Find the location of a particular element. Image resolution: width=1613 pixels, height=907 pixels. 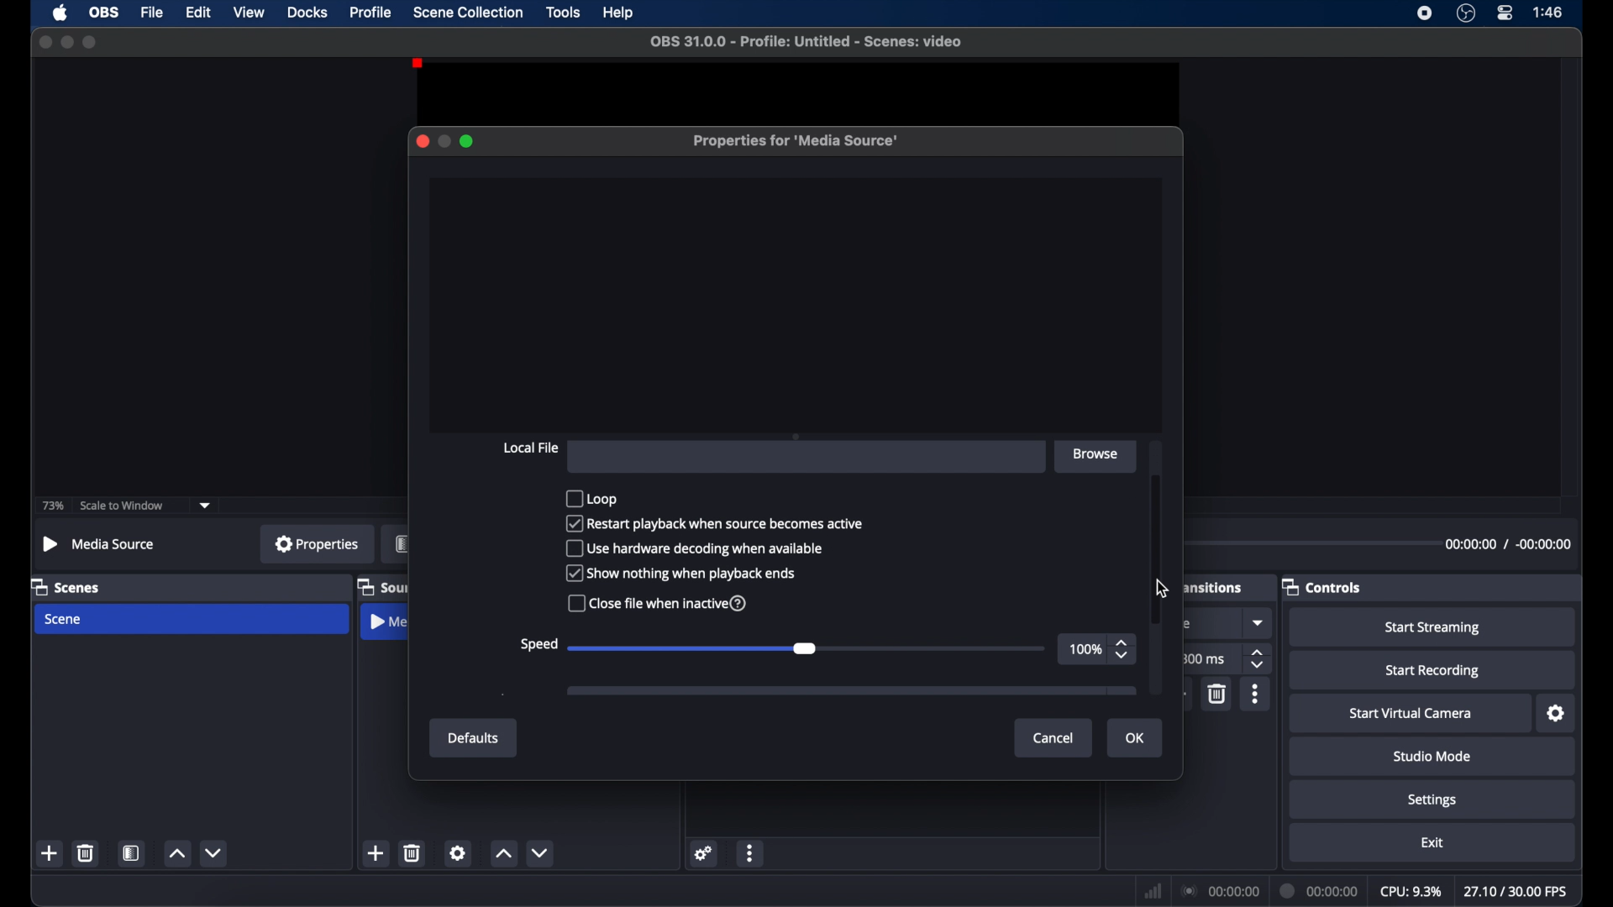

obscure text is located at coordinates (1190, 624).